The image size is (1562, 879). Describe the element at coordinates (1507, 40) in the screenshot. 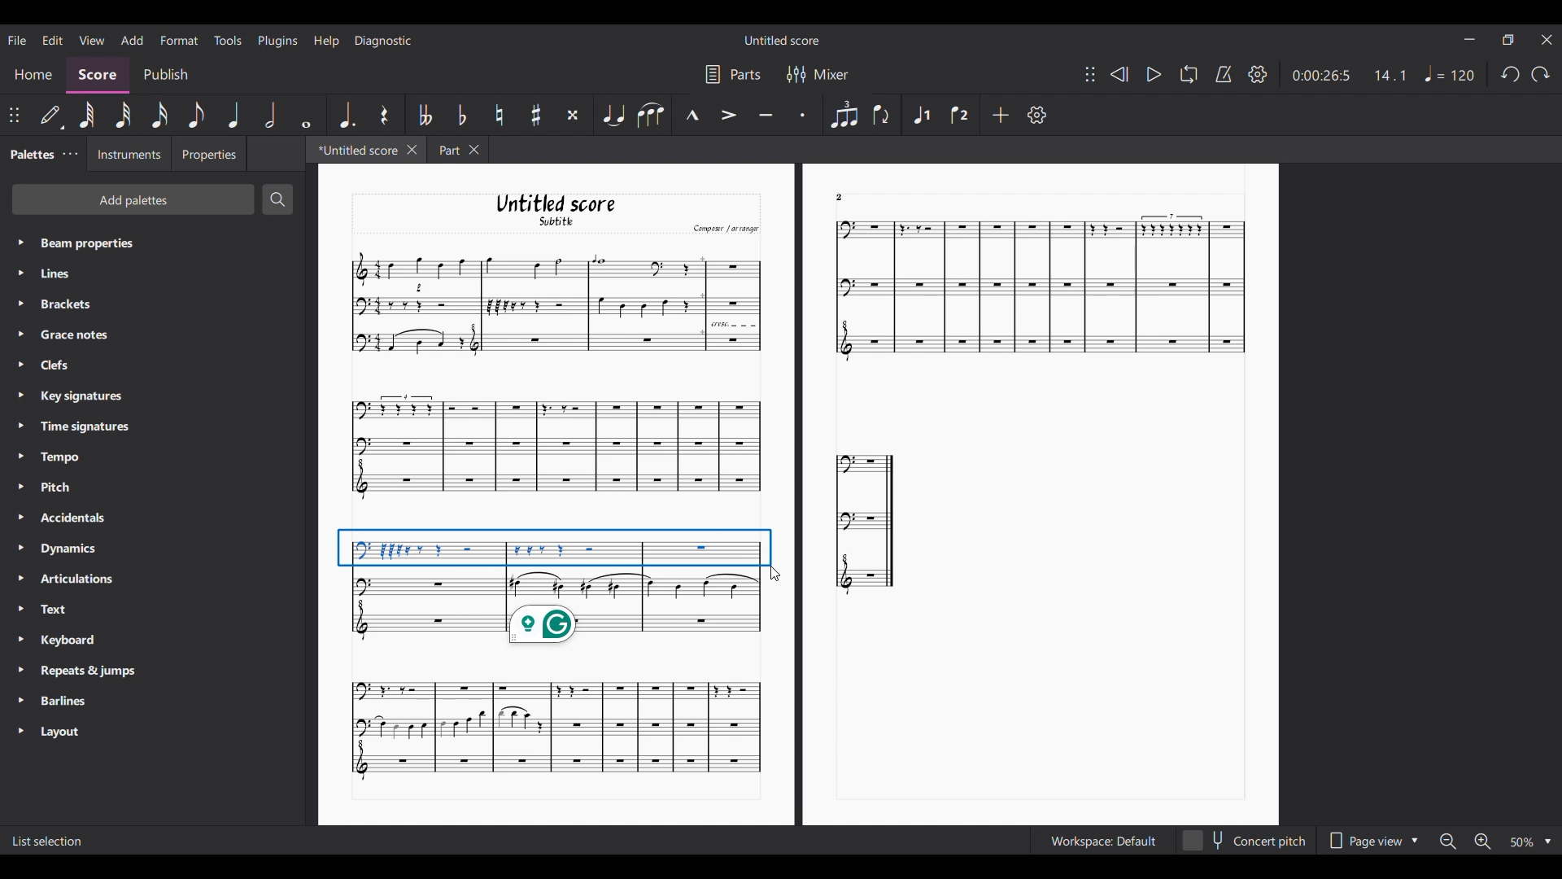

I see `Show in smaller tab` at that location.